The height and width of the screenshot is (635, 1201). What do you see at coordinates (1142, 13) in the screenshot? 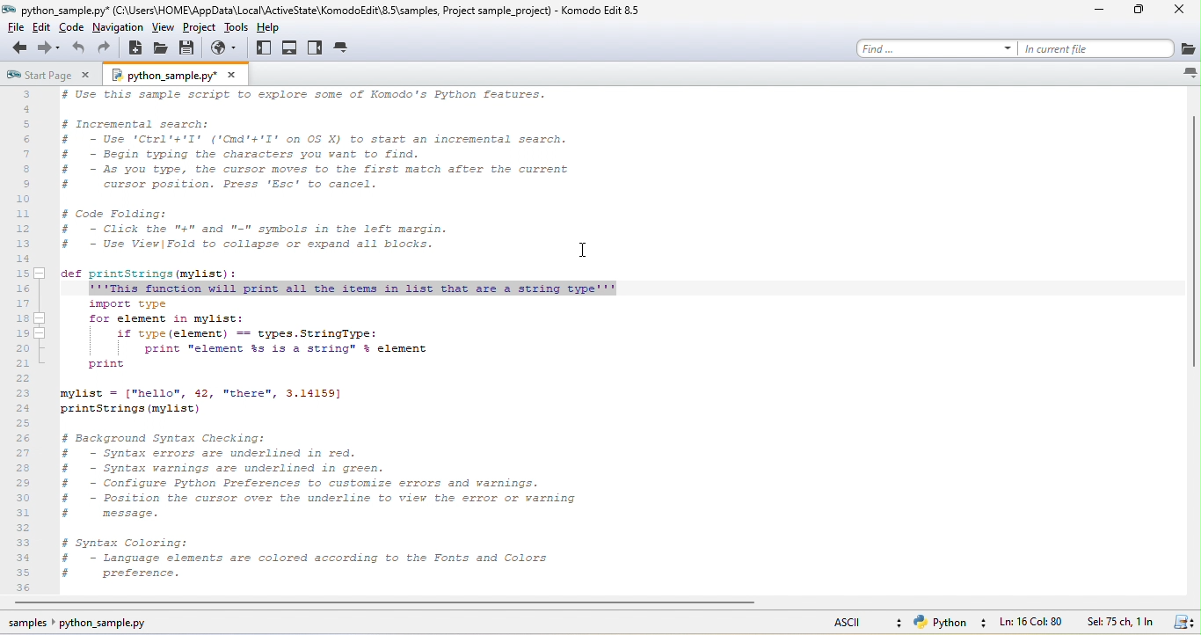
I see `maximize` at bounding box center [1142, 13].